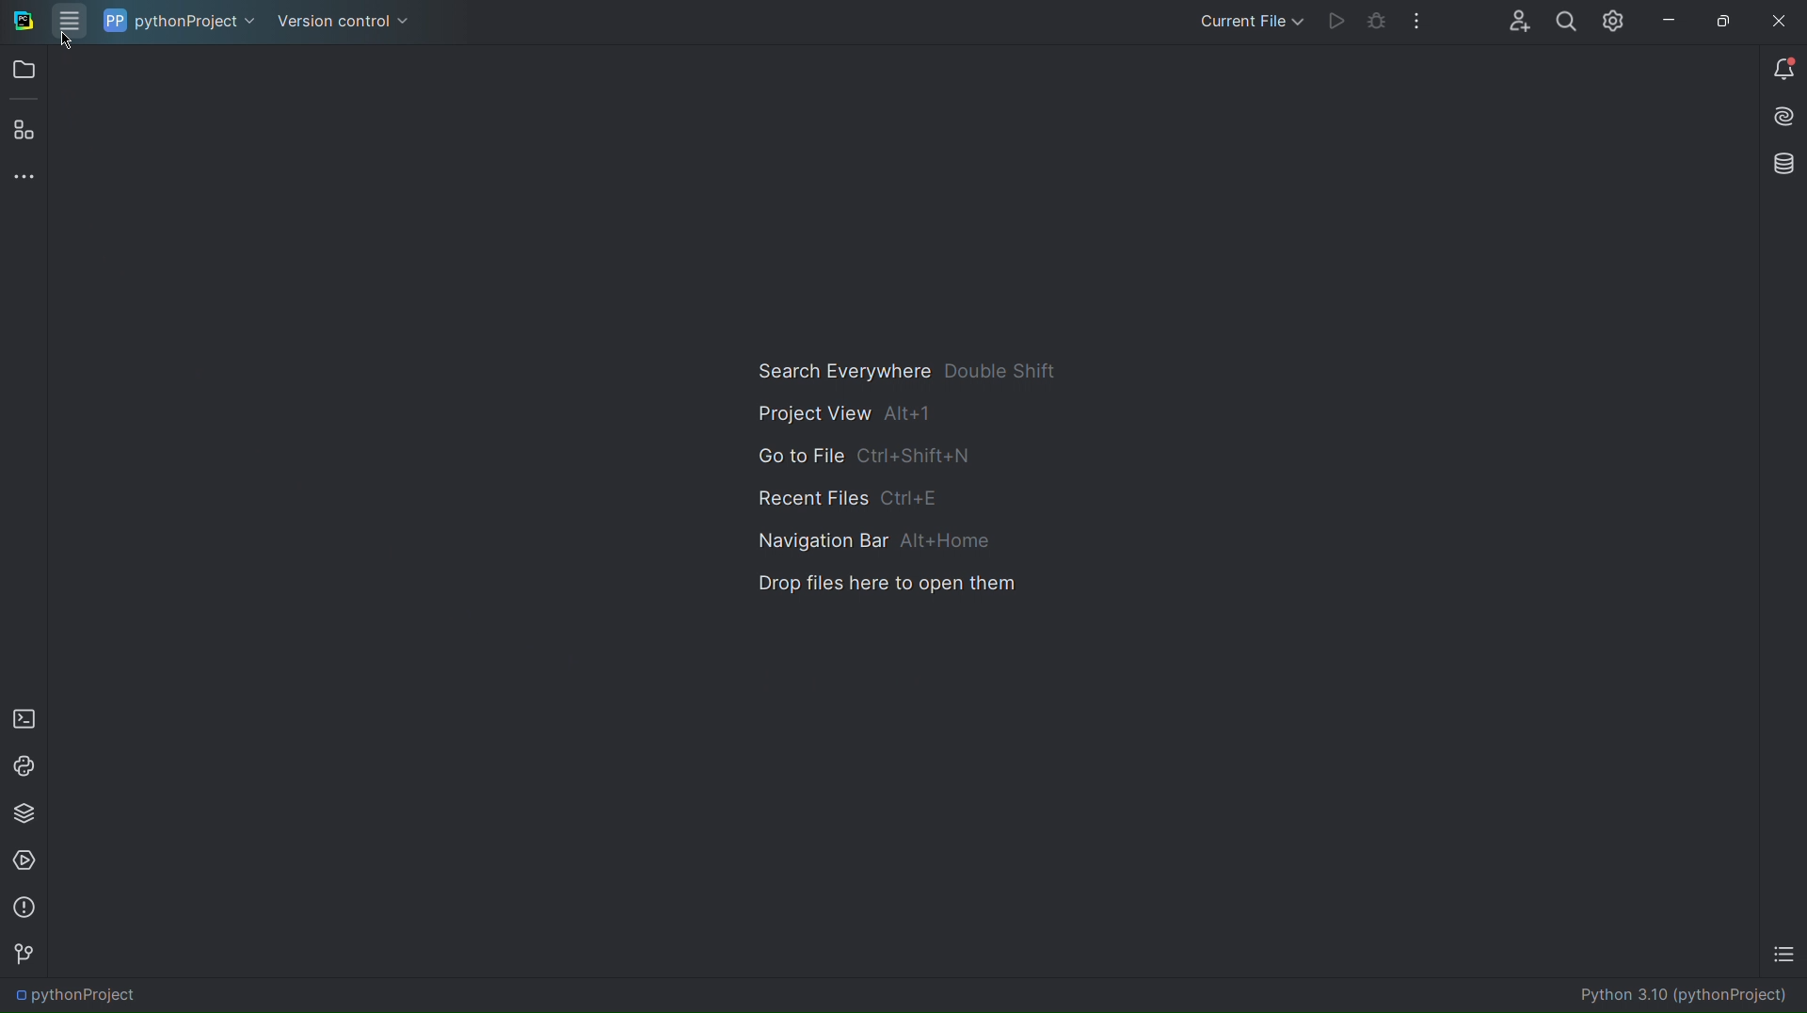  What do you see at coordinates (342, 21) in the screenshot?
I see `Version Control` at bounding box center [342, 21].